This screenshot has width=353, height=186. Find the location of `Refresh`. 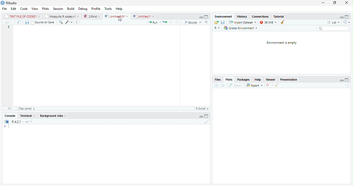

Refresh is located at coordinates (346, 22).